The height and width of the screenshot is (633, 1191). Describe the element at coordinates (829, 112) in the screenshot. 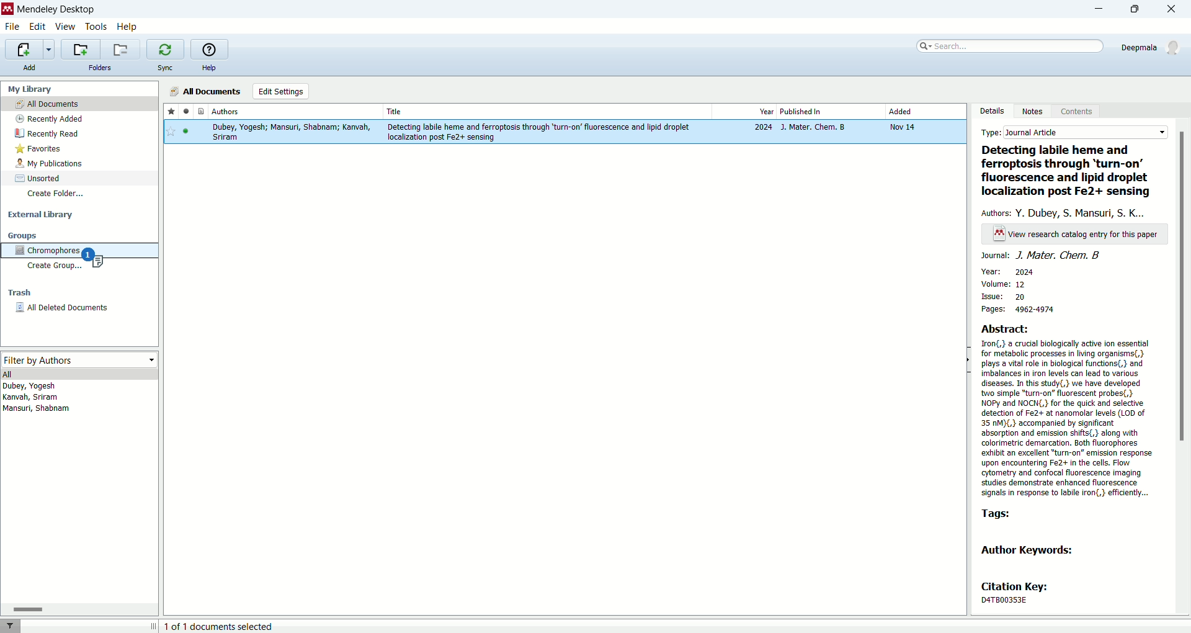

I see `published in` at that location.